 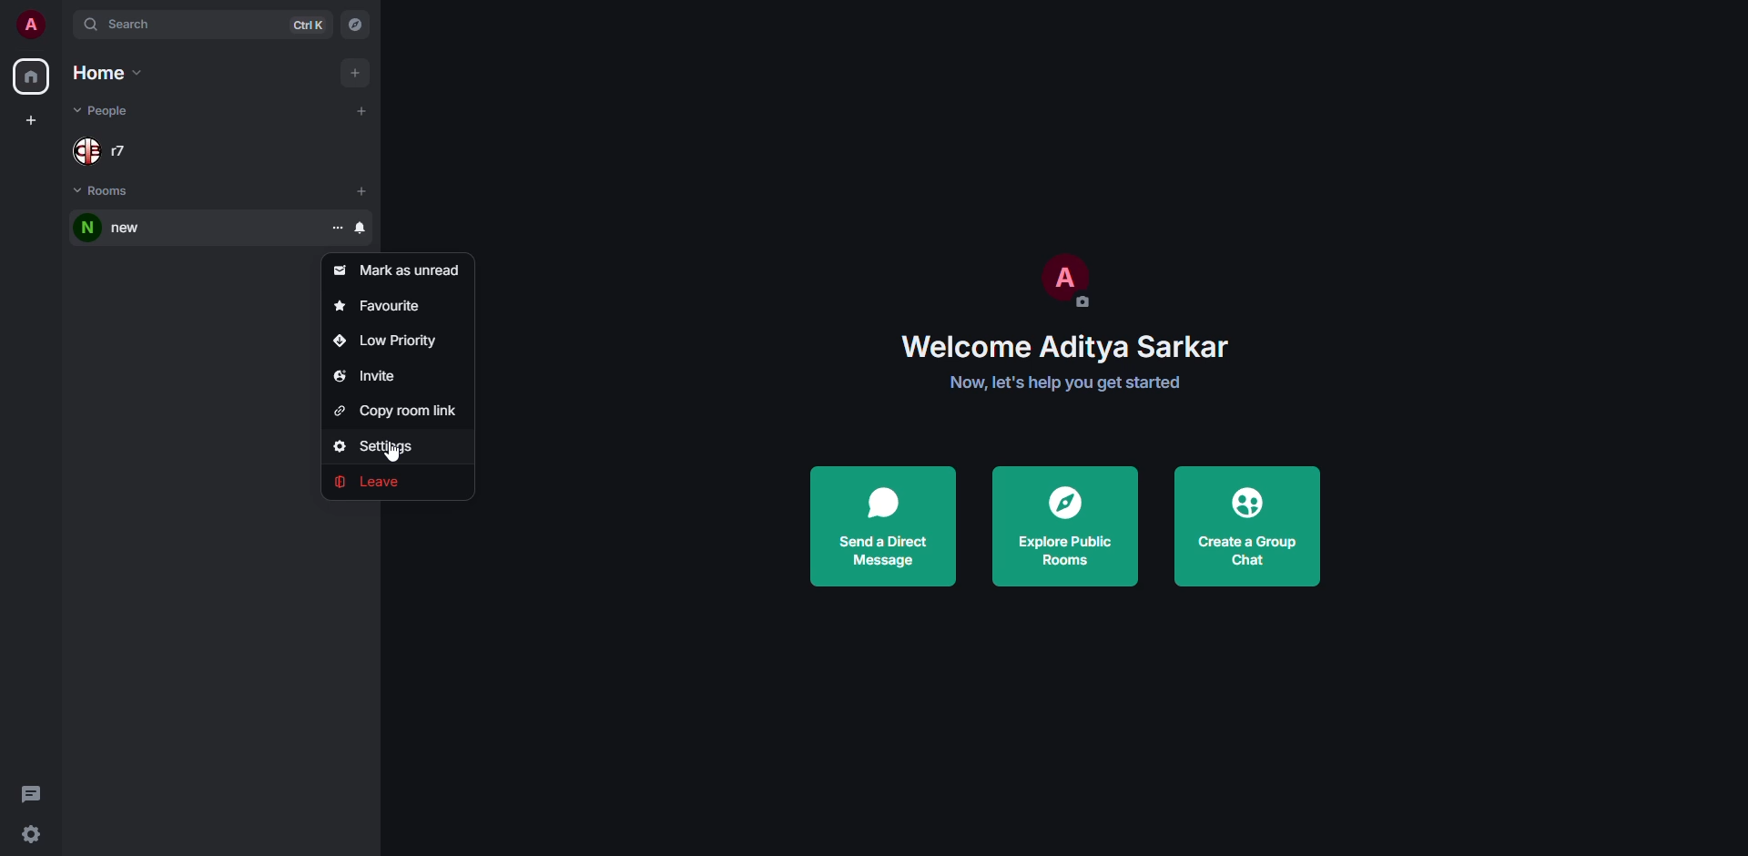 What do you see at coordinates (379, 479) in the screenshot?
I see `leave` at bounding box center [379, 479].